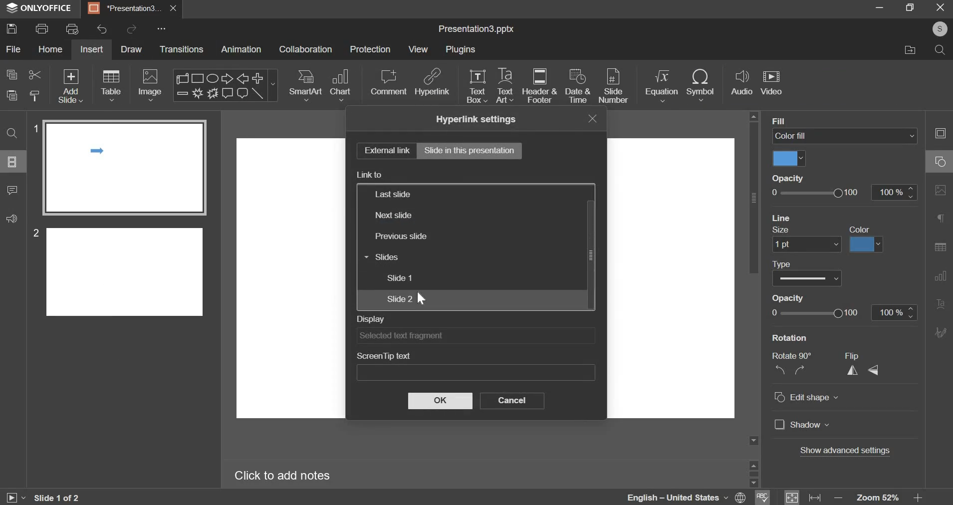 This screenshot has width=953, height=505. Describe the element at coordinates (102, 29) in the screenshot. I see `undo` at that location.